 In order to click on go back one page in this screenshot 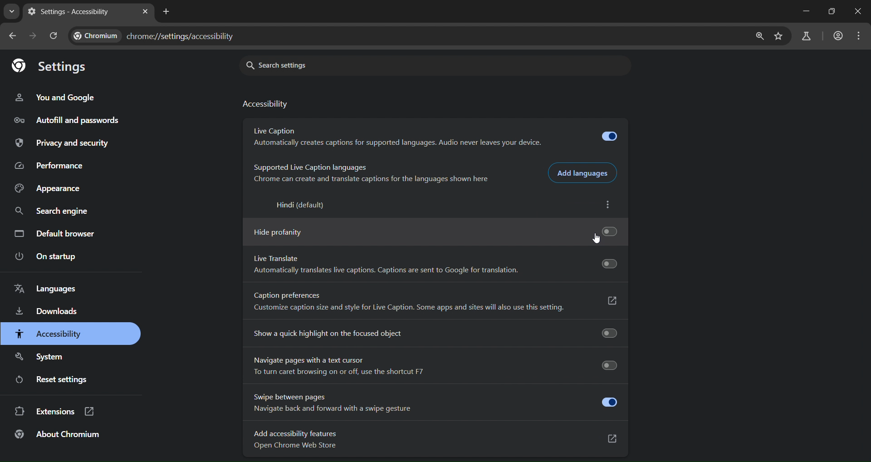, I will do `click(13, 36)`.